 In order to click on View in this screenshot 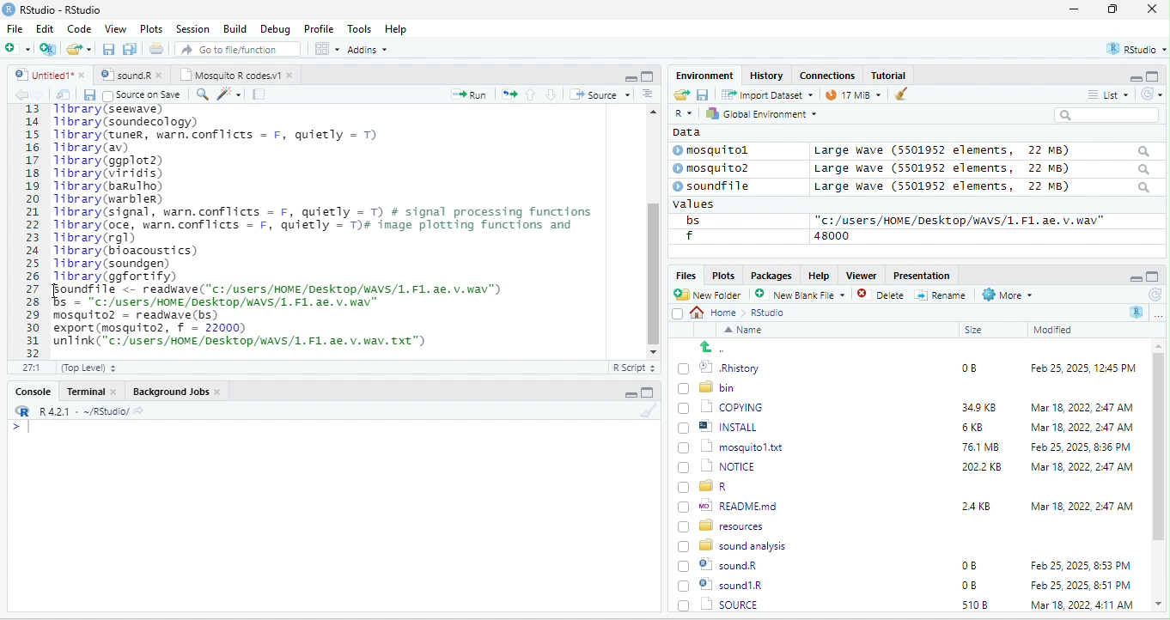, I will do `click(114, 30)`.